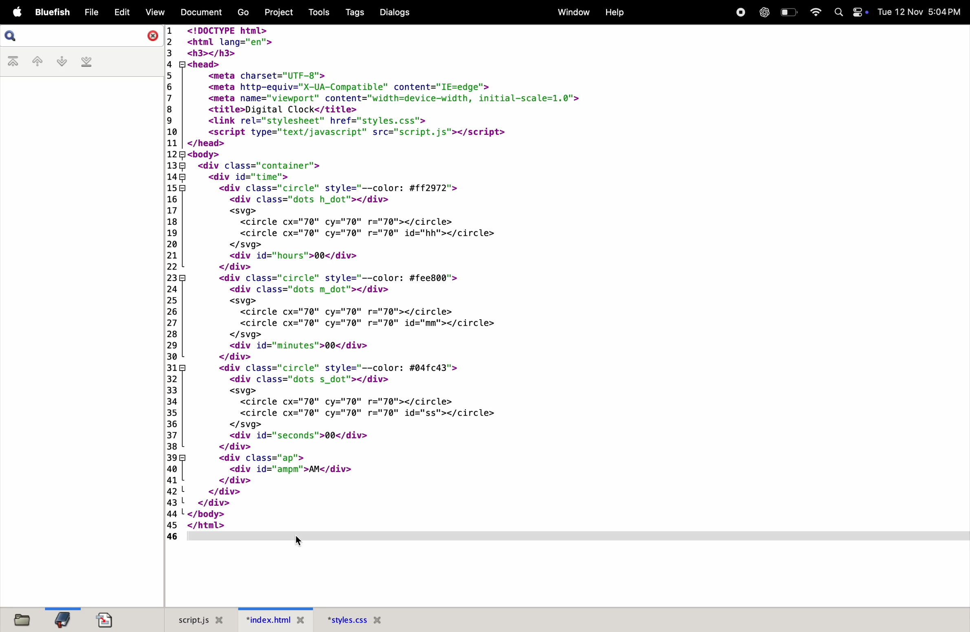 Image resolution: width=970 pixels, height=632 pixels. What do you see at coordinates (568, 11) in the screenshot?
I see `window` at bounding box center [568, 11].